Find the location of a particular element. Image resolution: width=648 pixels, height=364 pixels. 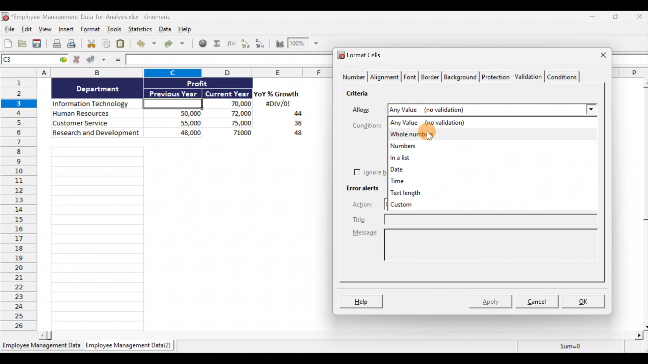

71,000 is located at coordinates (233, 133).